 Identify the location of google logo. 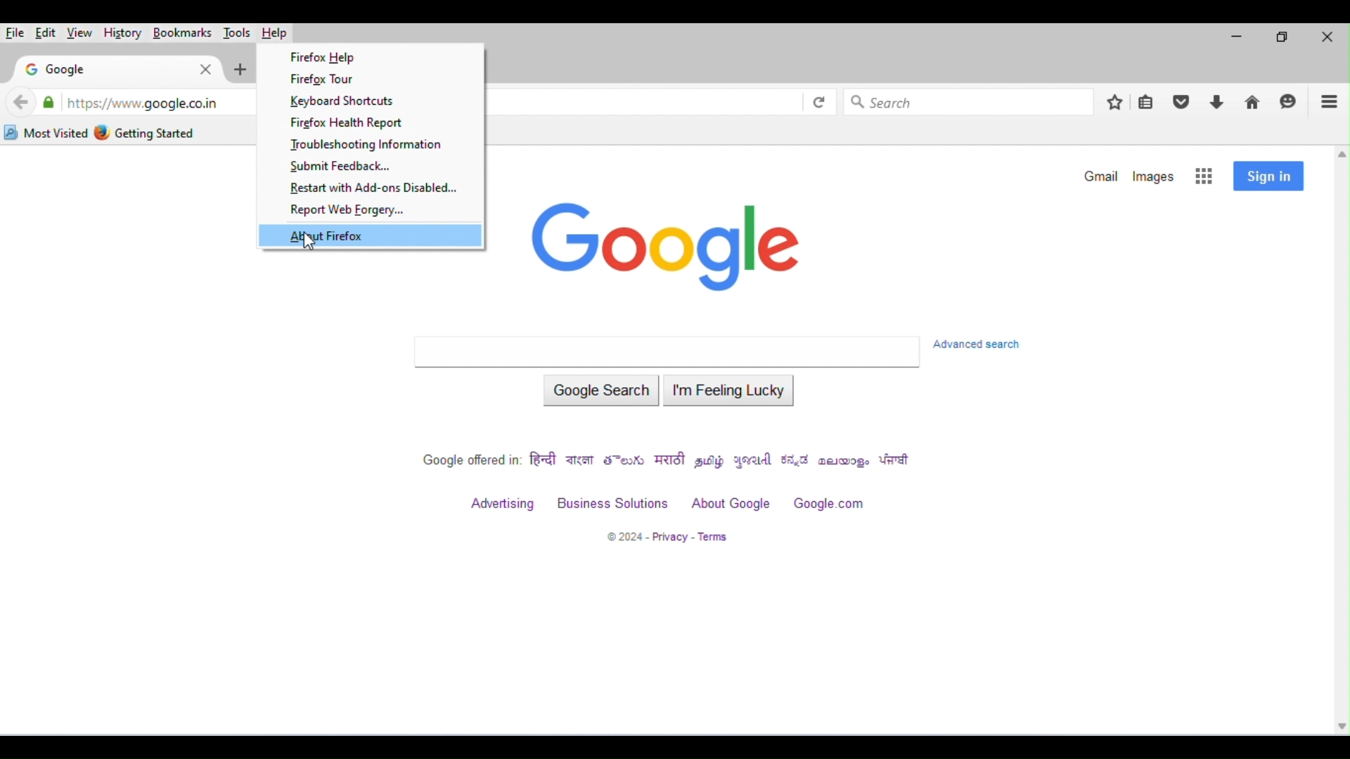
(672, 248).